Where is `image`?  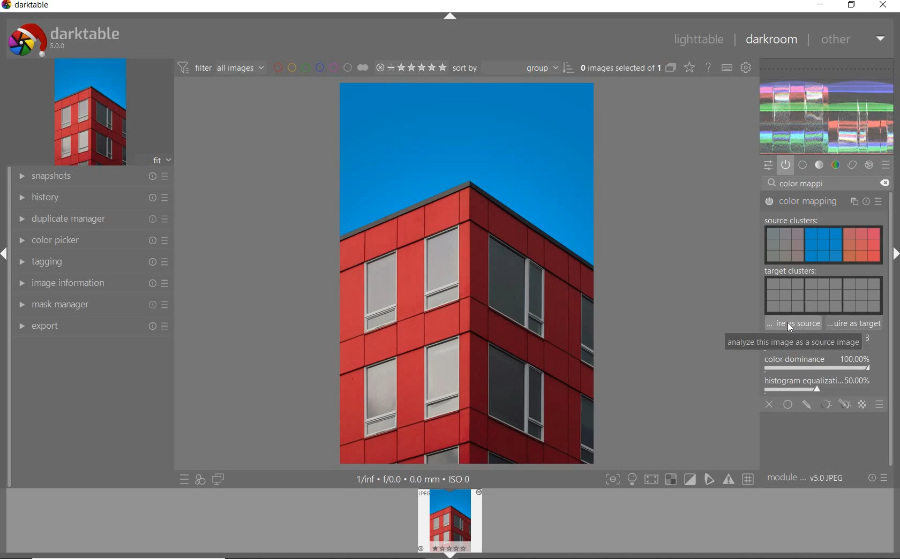
image is located at coordinates (87, 112).